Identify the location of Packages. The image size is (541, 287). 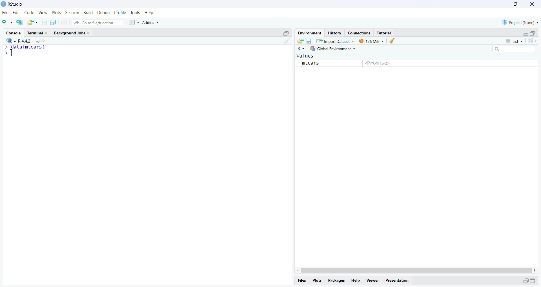
(337, 281).